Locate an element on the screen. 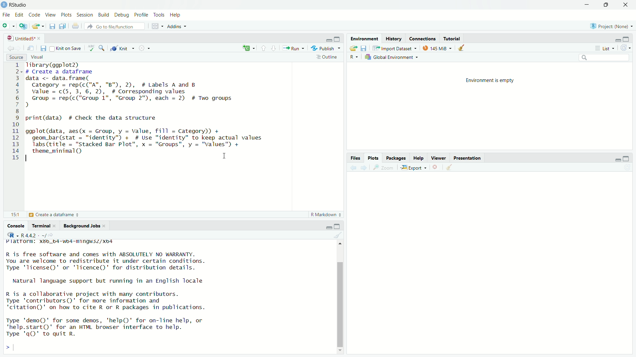 The height and width of the screenshot is (357, 636). Terminal is located at coordinates (44, 225).